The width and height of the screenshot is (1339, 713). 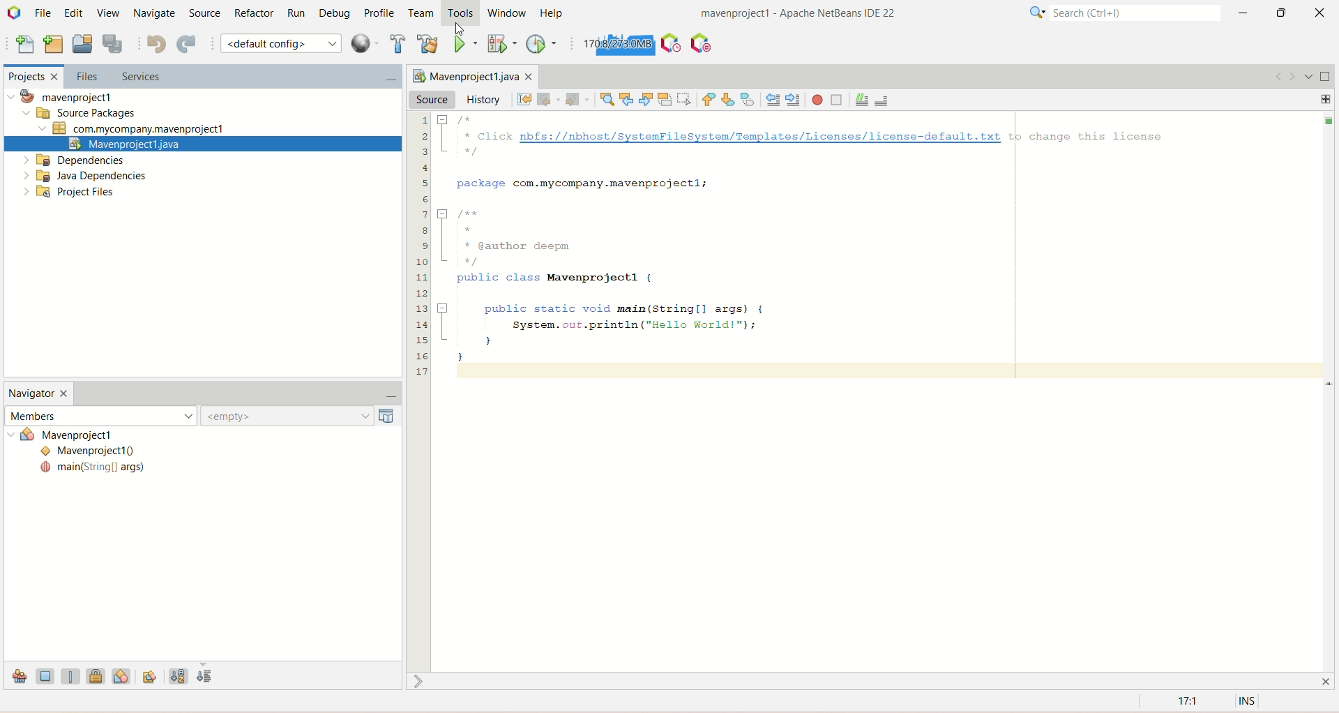 I want to click on source, so click(x=433, y=98).